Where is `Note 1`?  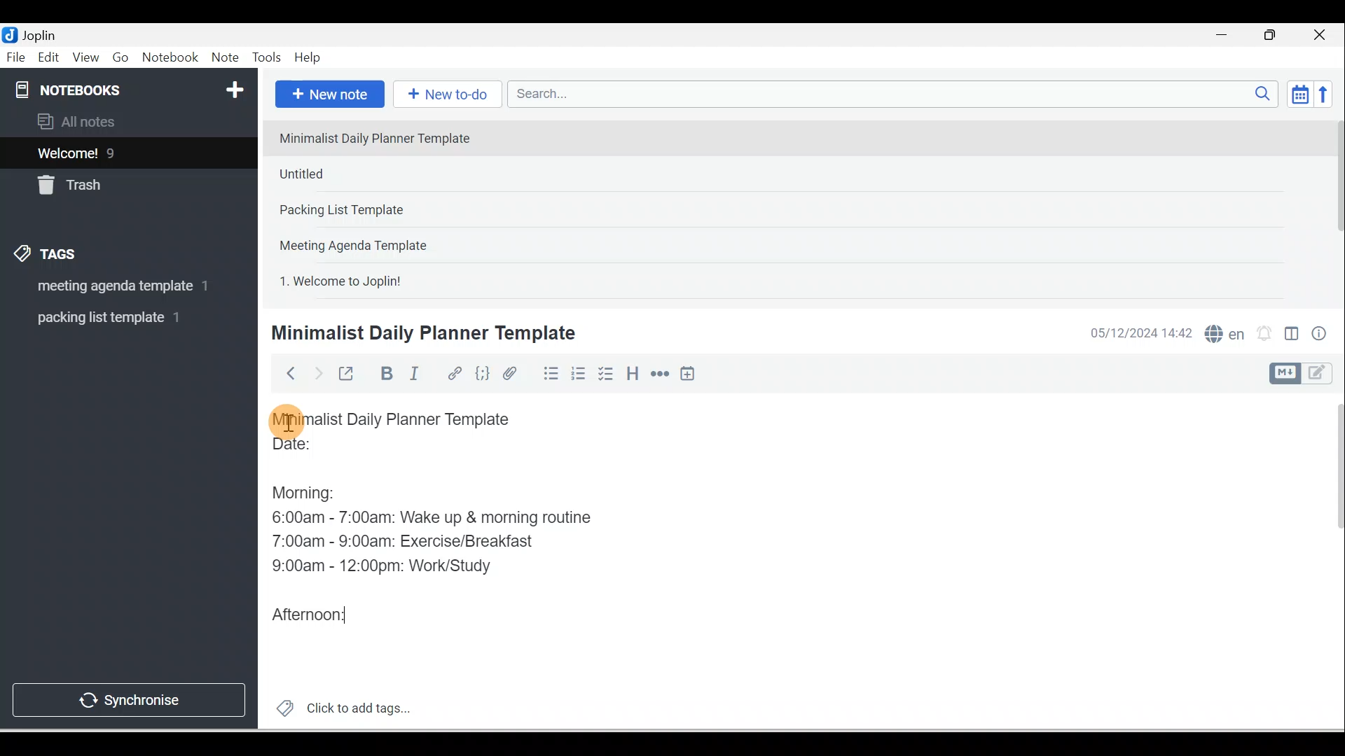
Note 1 is located at coordinates (385, 137).